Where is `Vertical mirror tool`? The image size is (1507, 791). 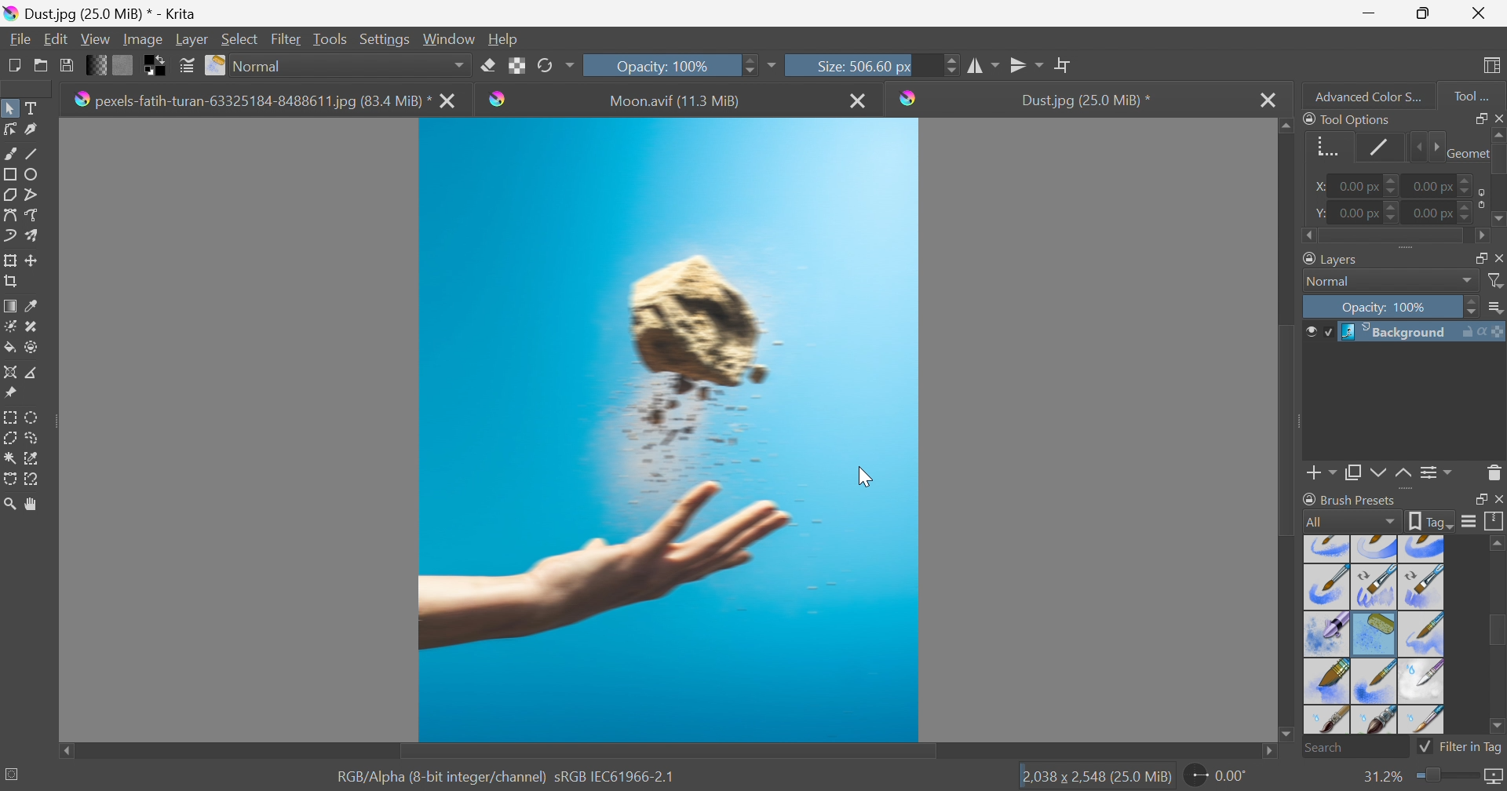
Vertical mirror tool is located at coordinates (984, 64).